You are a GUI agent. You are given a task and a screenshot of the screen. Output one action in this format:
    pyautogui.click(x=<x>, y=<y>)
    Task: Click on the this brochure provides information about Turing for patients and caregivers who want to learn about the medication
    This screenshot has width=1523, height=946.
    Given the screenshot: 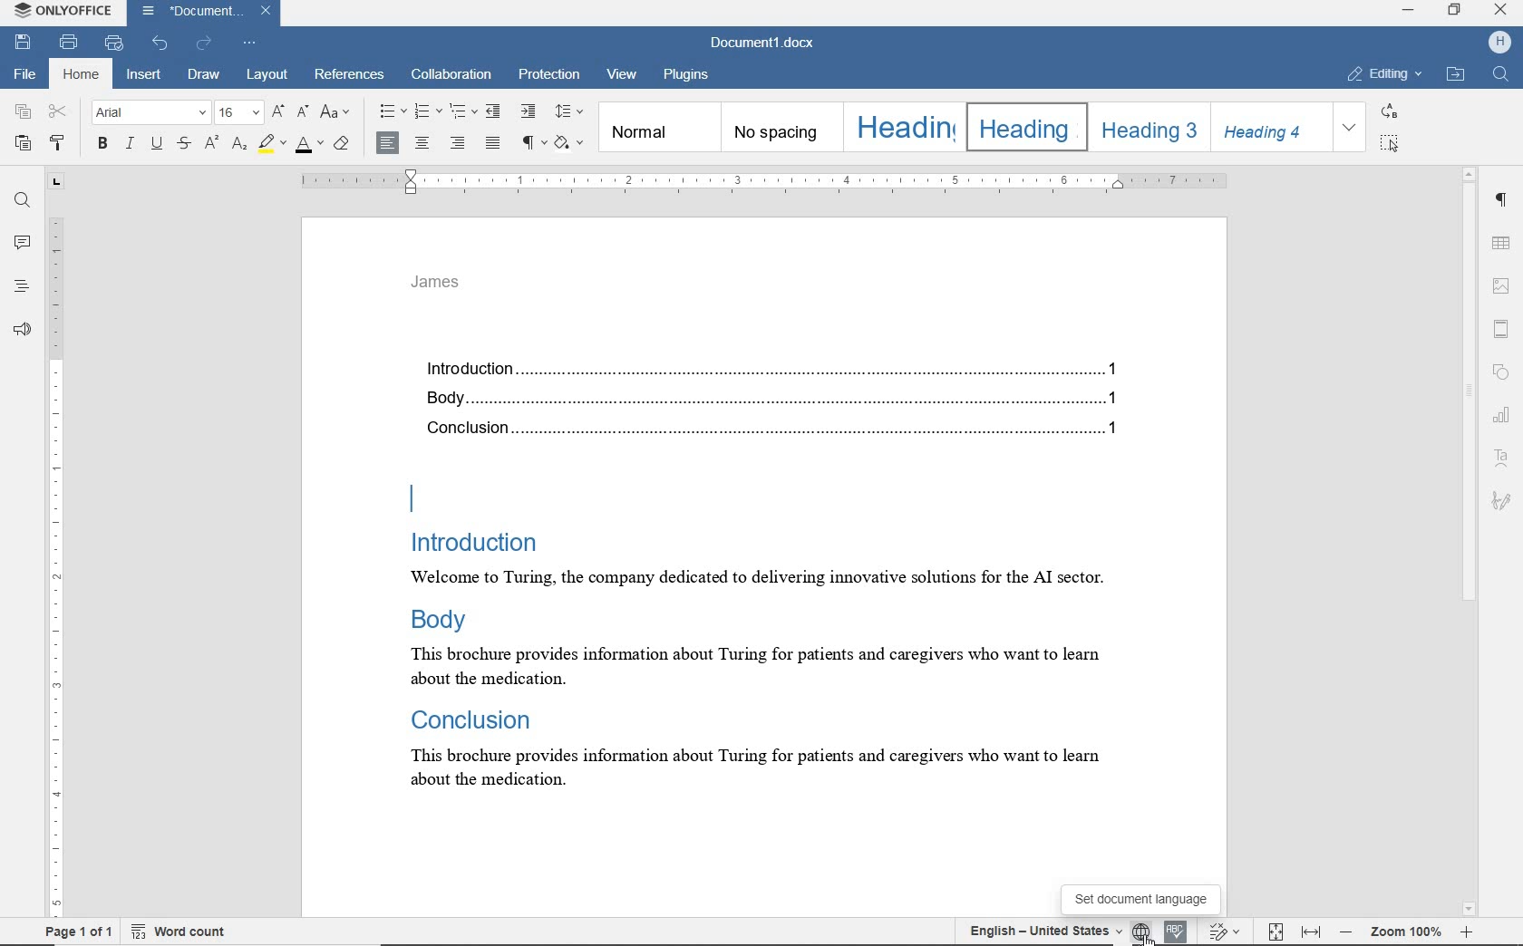 What is the action you would take?
    pyautogui.click(x=753, y=769)
    